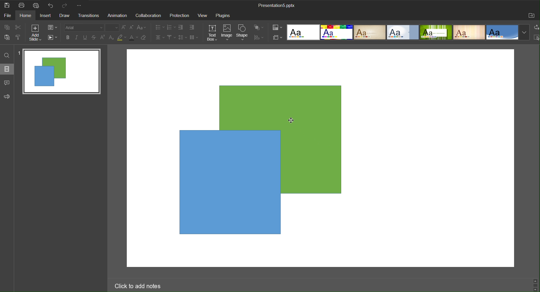 This screenshot has width=540, height=292. What do you see at coordinates (192, 27) in the screenshot?
I see `increase indent` at bounding box center [192, 27].